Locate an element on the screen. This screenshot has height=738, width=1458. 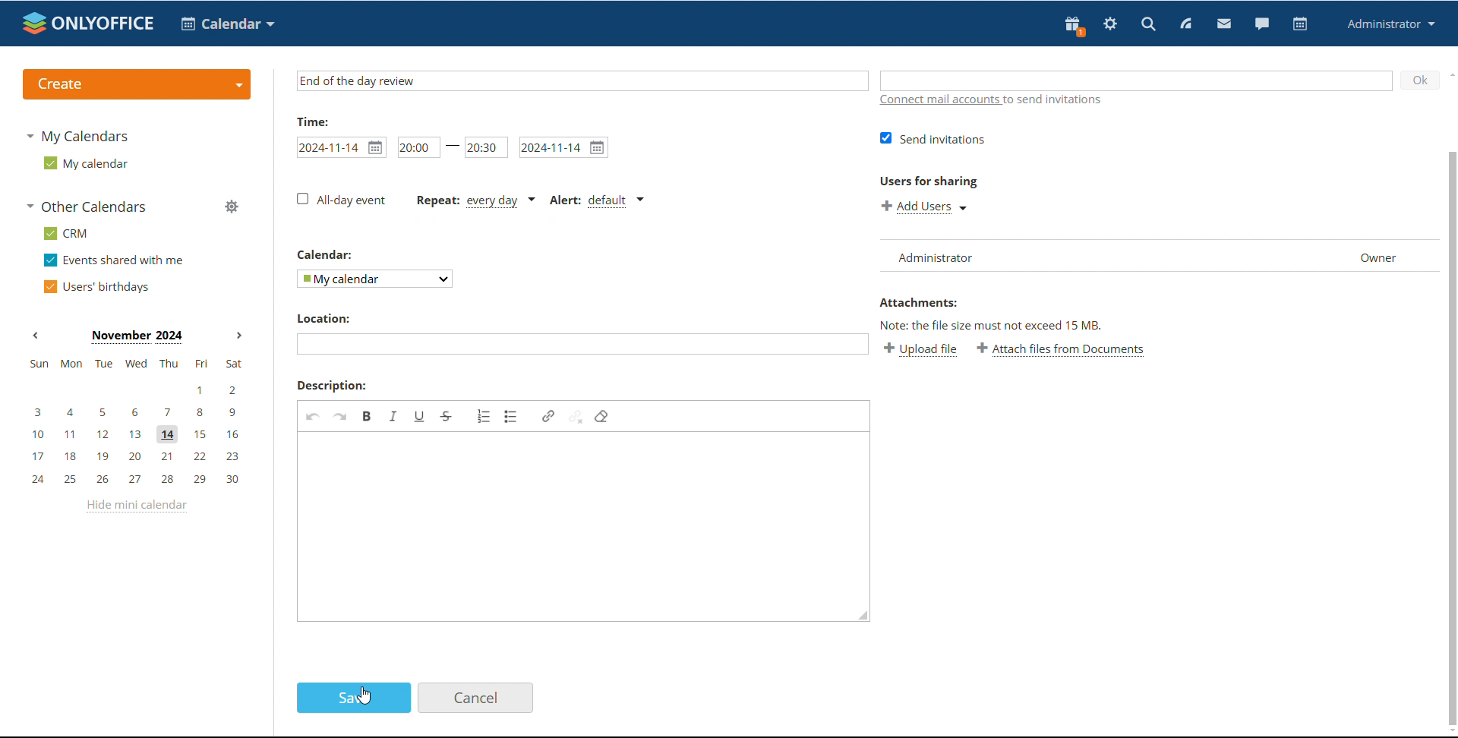
24, 25, 26, 27, 28, 29, 30  is located at coordinates (140, 480).